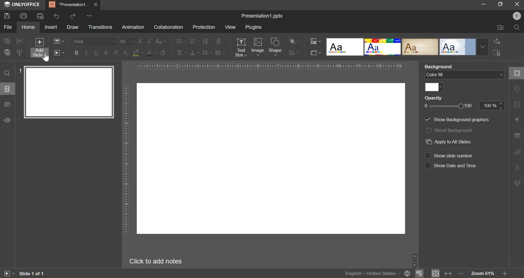 This screenshot has width=524, height=278. What do you see at coordinates (504, 273) in the screenshot?
I see `zoom in` at bounding box center [504, 273].